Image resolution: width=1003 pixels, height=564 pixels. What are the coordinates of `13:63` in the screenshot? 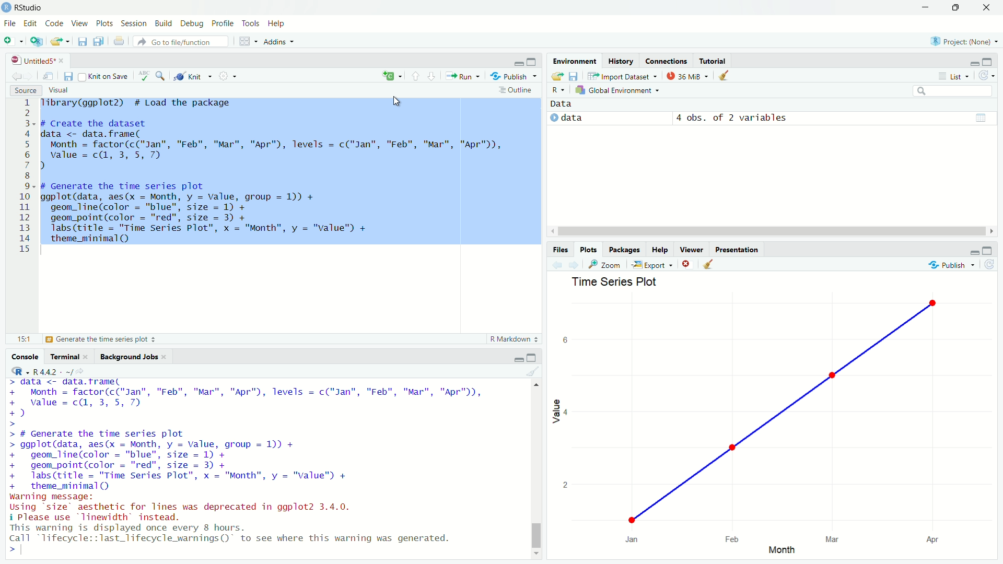 It's located at (19, 339).